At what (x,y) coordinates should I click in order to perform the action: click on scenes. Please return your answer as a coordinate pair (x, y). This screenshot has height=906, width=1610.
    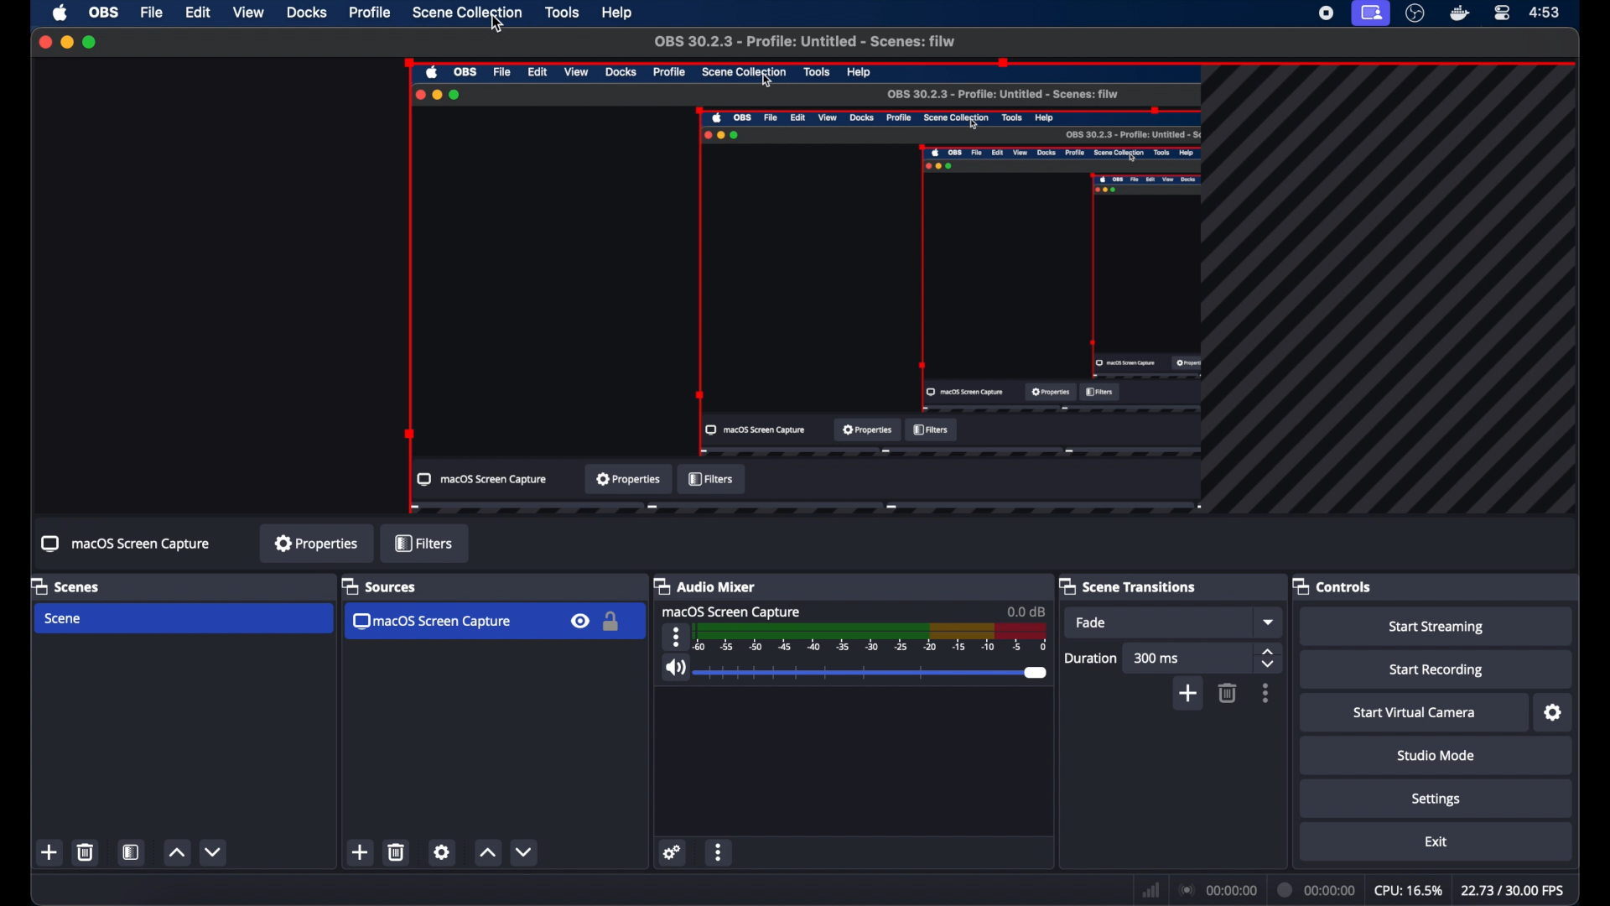
    Looking at the image, I should click on (68, 586).